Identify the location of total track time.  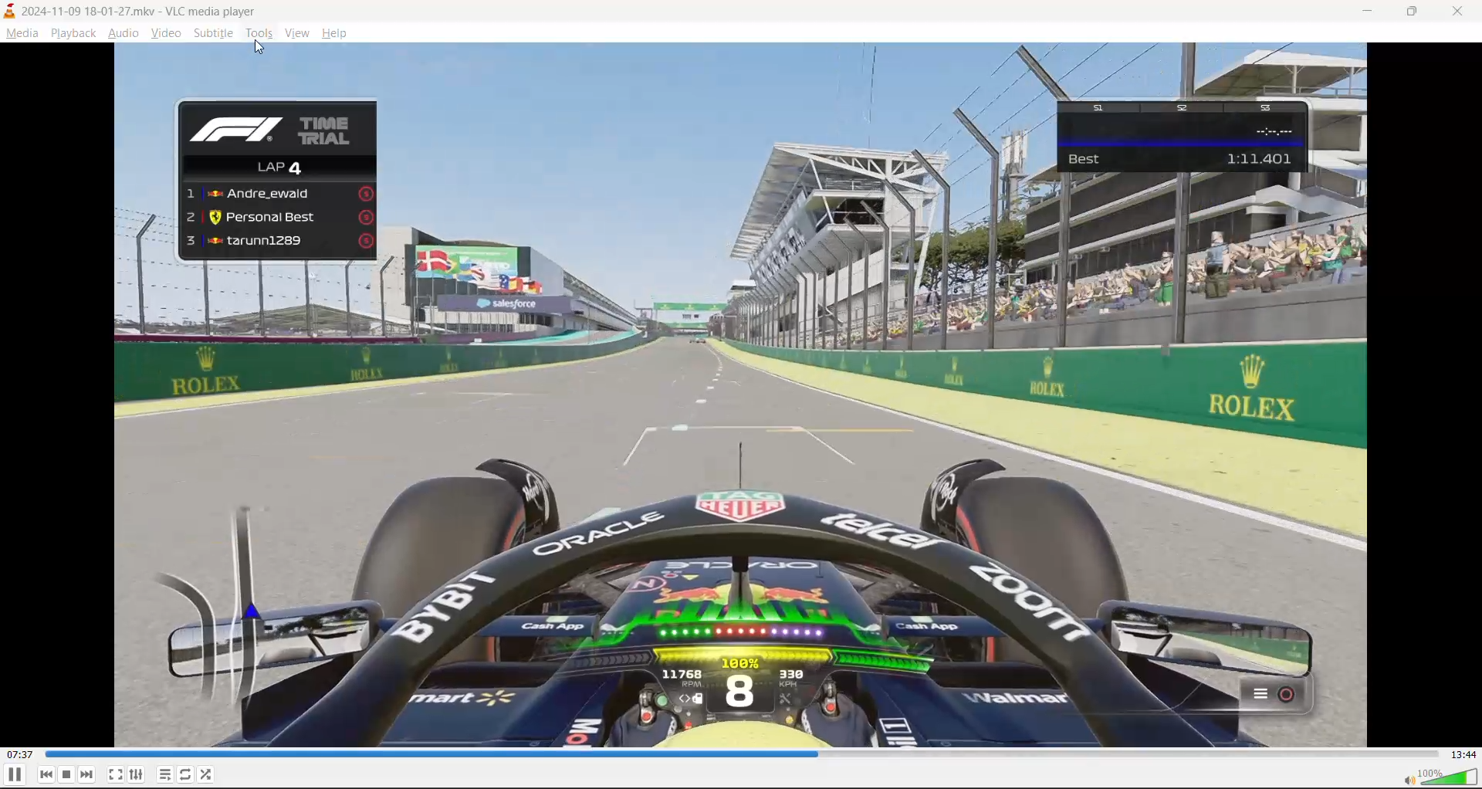
(1463, 755).